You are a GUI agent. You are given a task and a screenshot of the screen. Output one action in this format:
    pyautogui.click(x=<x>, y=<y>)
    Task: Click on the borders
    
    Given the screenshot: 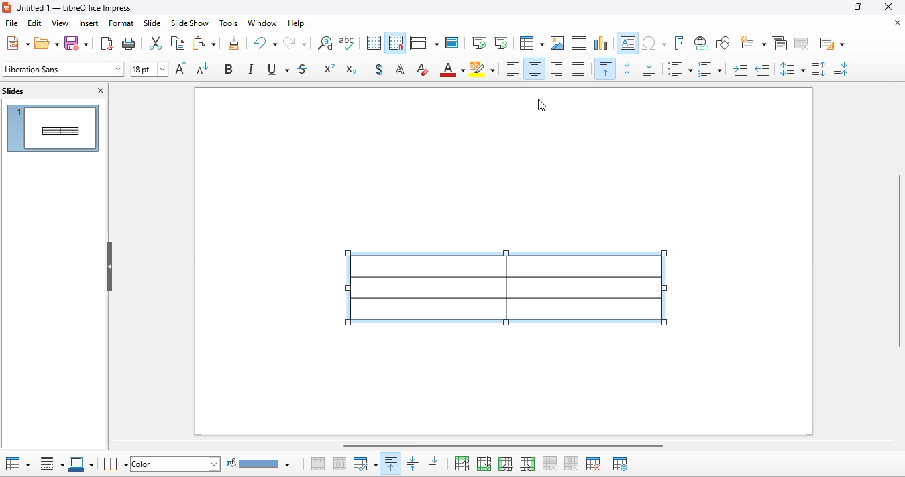 What is the action you would take?
    pyautogui.click(x=115, y=464)
    